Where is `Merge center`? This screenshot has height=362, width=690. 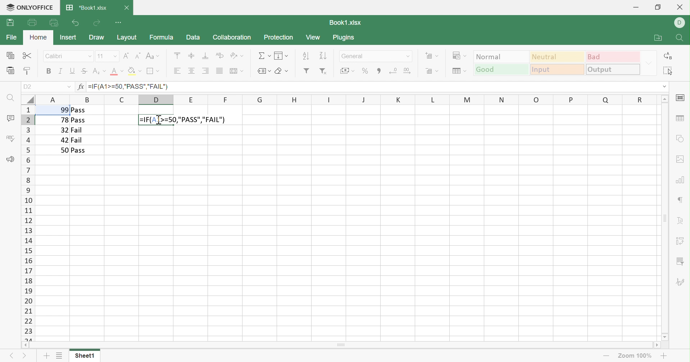
Merge center is located at coordinates (236, 71).